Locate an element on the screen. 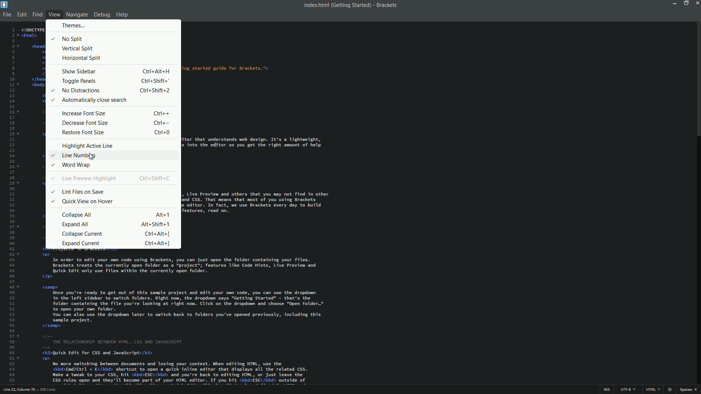 The width and height of the screenshot is (701, 394). Toggle Panels Ctrl+Shift+' is located at coordinates (116, 81).